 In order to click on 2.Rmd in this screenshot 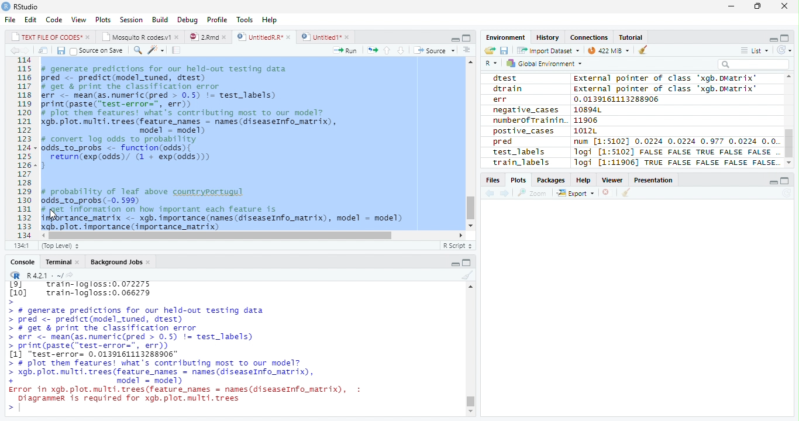, I will do `click(208, 37)`.